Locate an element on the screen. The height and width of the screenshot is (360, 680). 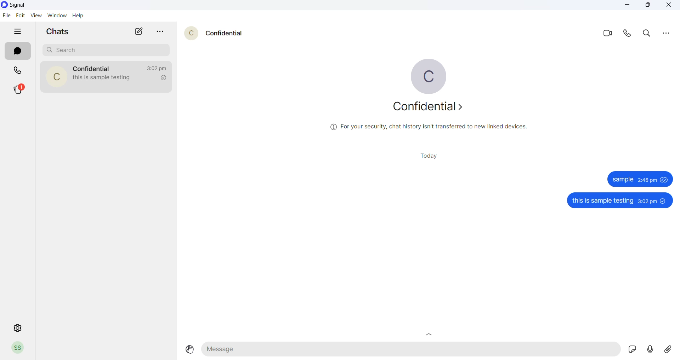
minimize is located at coordinates (625, 6).